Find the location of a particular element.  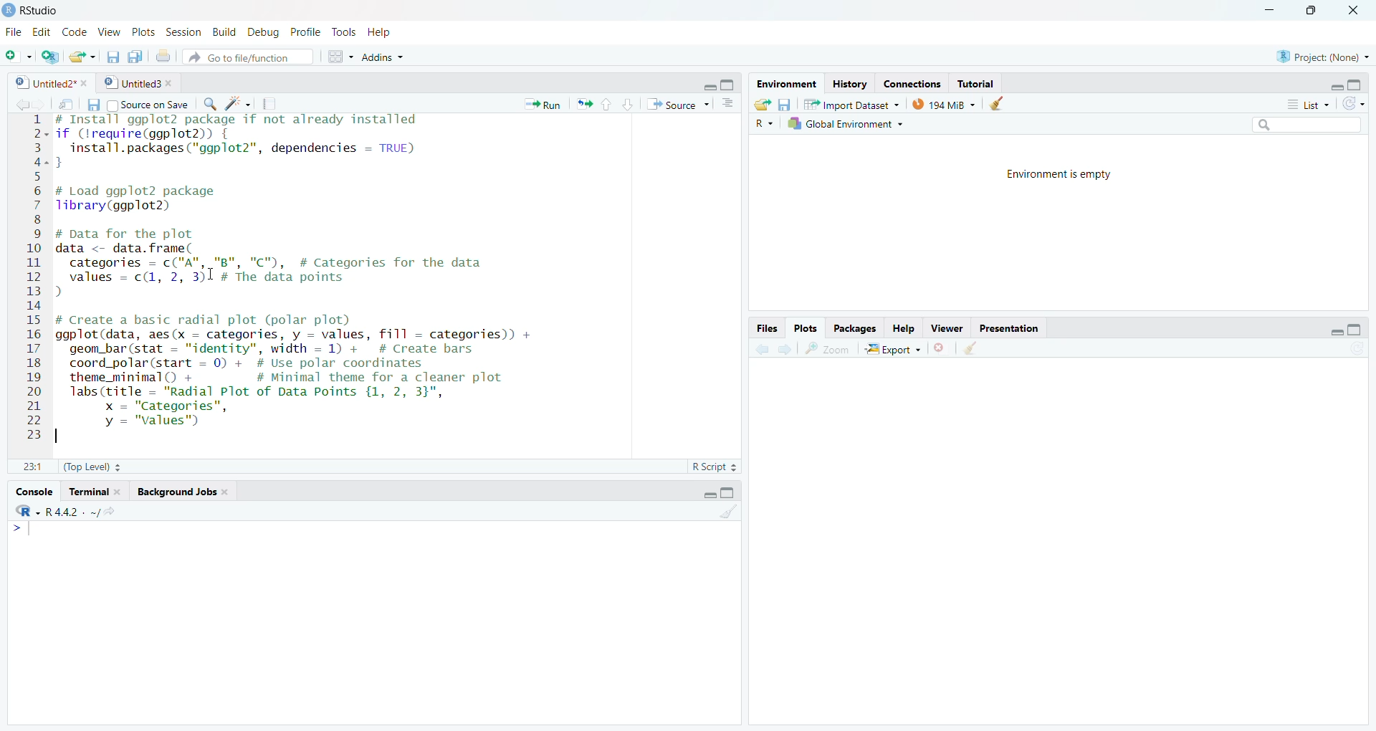

Arrow is located at coordinates (16, 530).